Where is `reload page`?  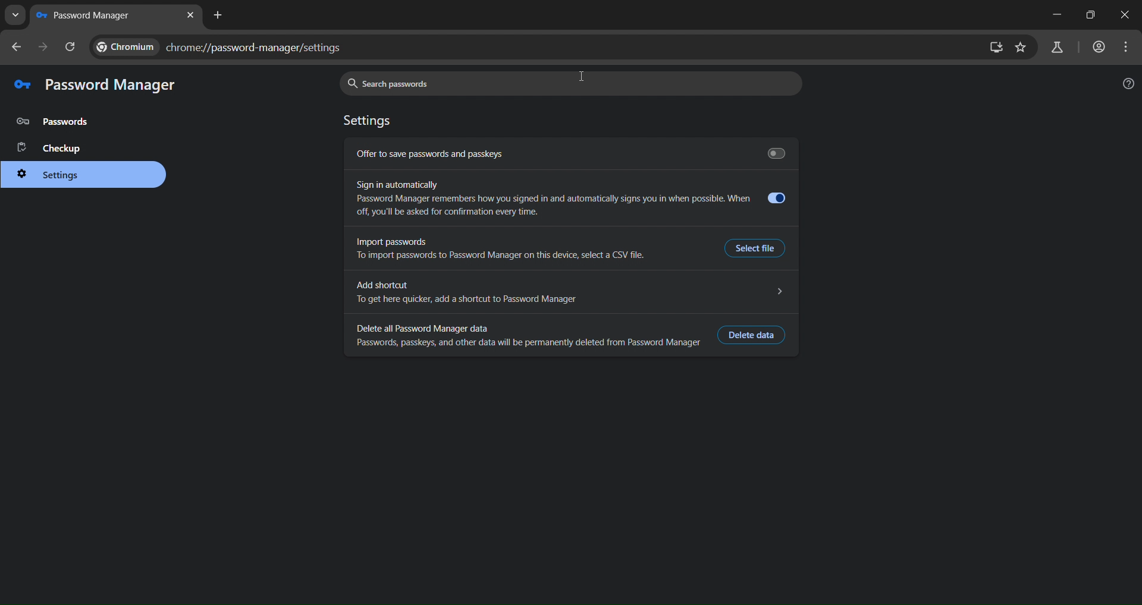
reload page is located at coordinates (72, 48).